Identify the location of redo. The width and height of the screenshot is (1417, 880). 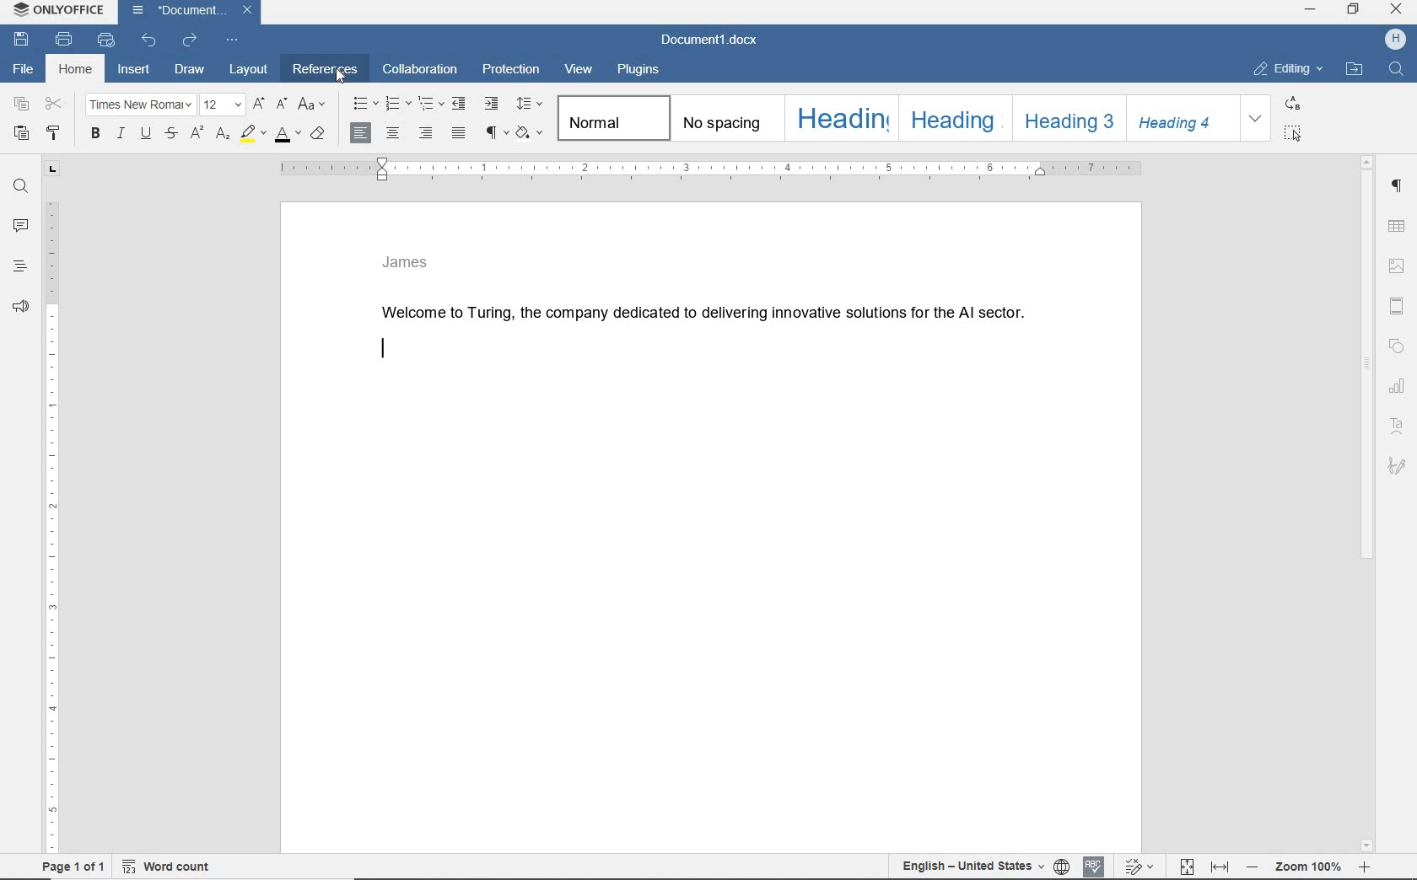
(189, 40).